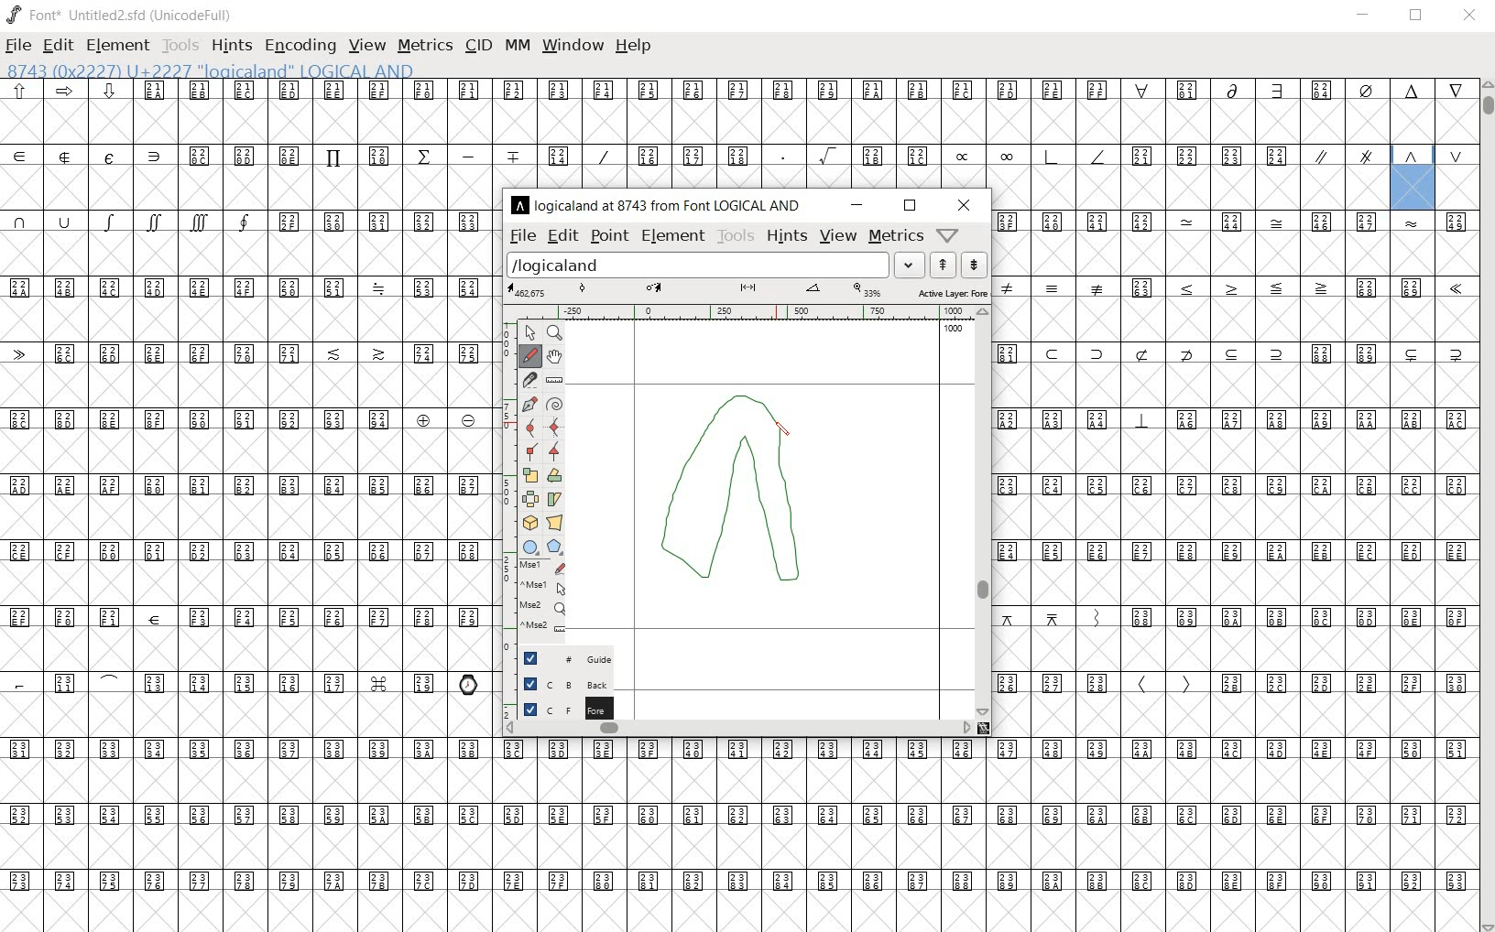 This screenshot has width=1495, height=932. I want to click on active layer: fore, so click(748, 290).